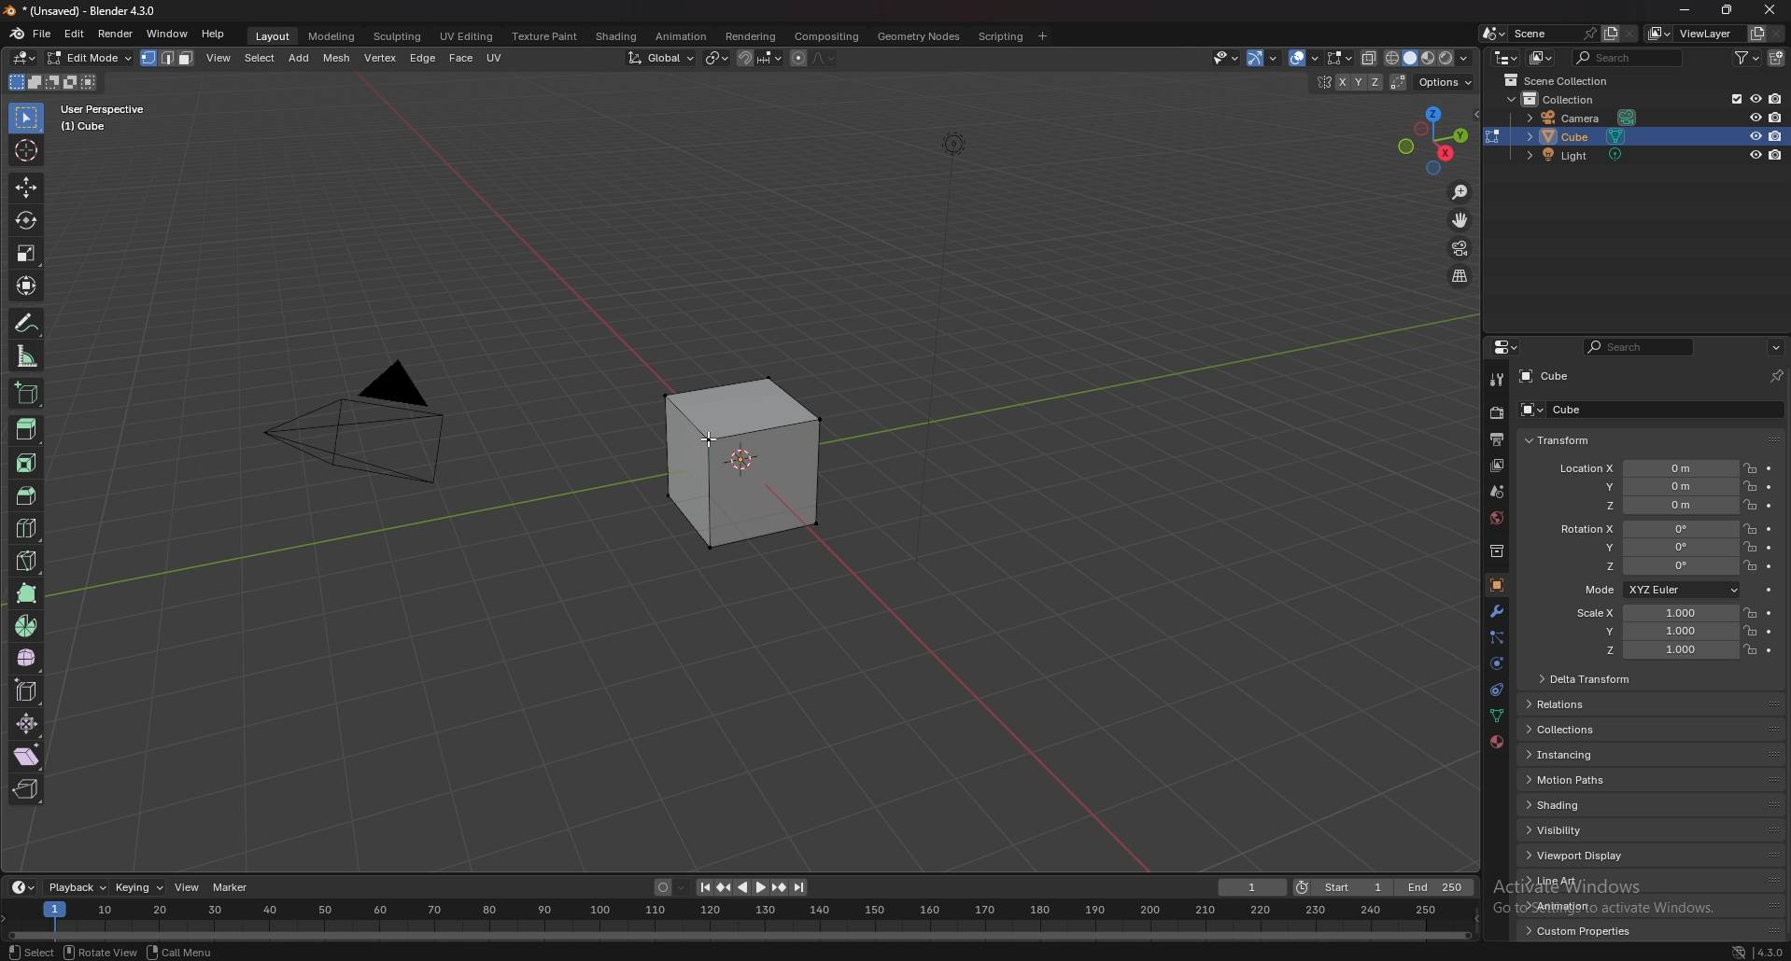 This screenshot has width=1791, height=961. What do you see at coordinates (1294, 59) in the screenshot?
I see `show gizmo` at bounding box center [1294, 59].